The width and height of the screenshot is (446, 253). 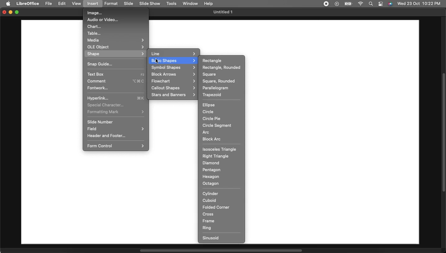 What do you see at coordinates (209, 105) in the screenshot?
I see `Ellipse` at bounding box center [209, 105].